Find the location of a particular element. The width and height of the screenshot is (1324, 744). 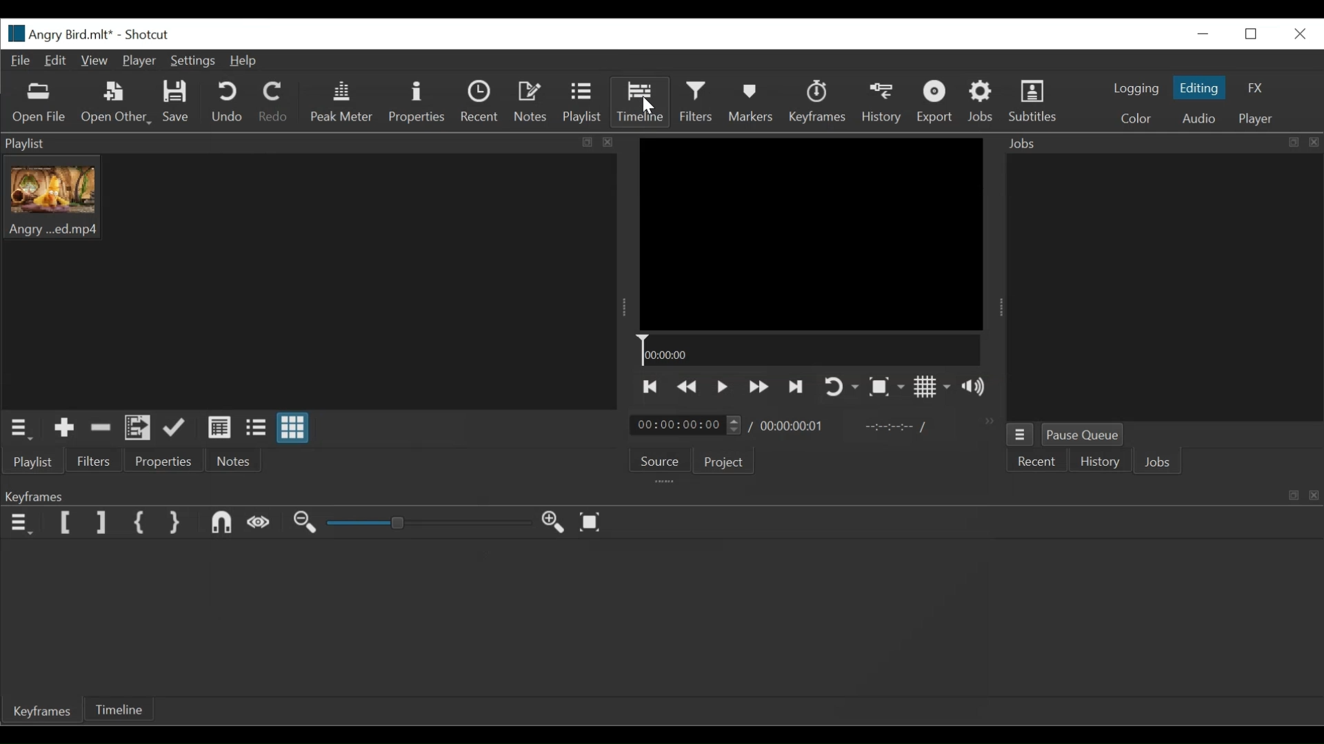

 is located at coordinates (1302, 35).